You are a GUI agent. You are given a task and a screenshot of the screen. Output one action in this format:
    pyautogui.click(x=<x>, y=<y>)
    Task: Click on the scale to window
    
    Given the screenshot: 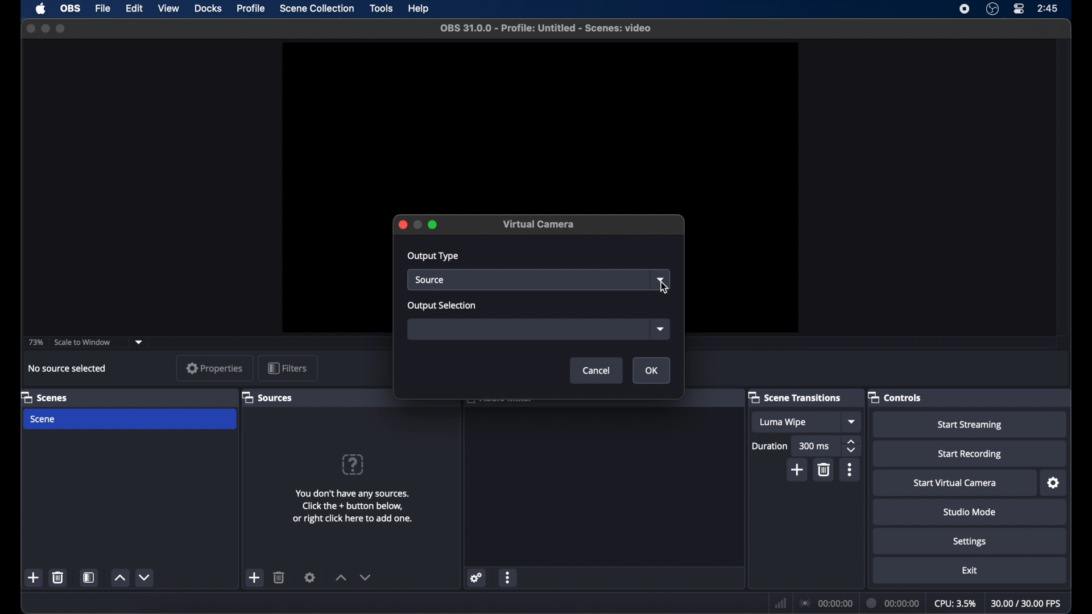 What is the action you would take?
    pyautogui.click(x=82, y=342)
    